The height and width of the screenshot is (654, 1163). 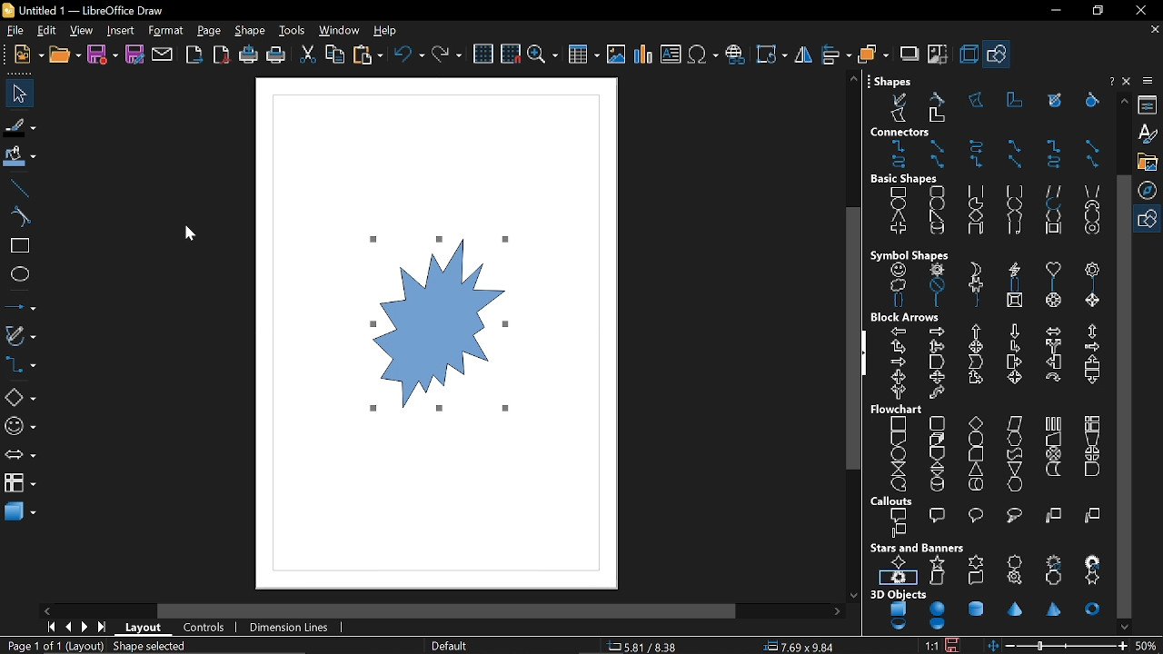 What do you see at coordinates (53, 629) in the screenshot?
I see `go to first page` at bounding box center [53, 629].